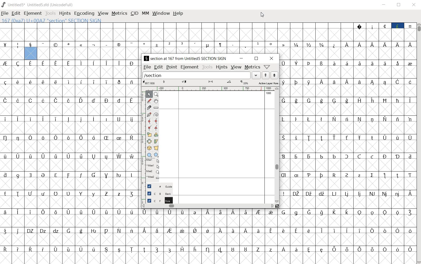  I want to click on Untitled1 Untitled1.sfd (UnicodeFull), so click(37, 5).